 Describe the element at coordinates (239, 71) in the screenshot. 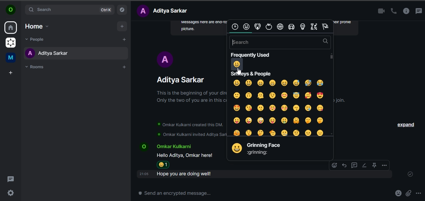

I see `Cursor` at that location.